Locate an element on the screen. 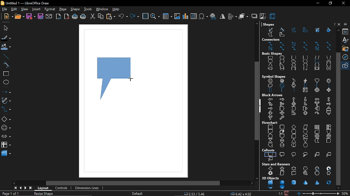 The height and width of the screenshot is (196, 350). double brace is located at coordinates (270, 90).